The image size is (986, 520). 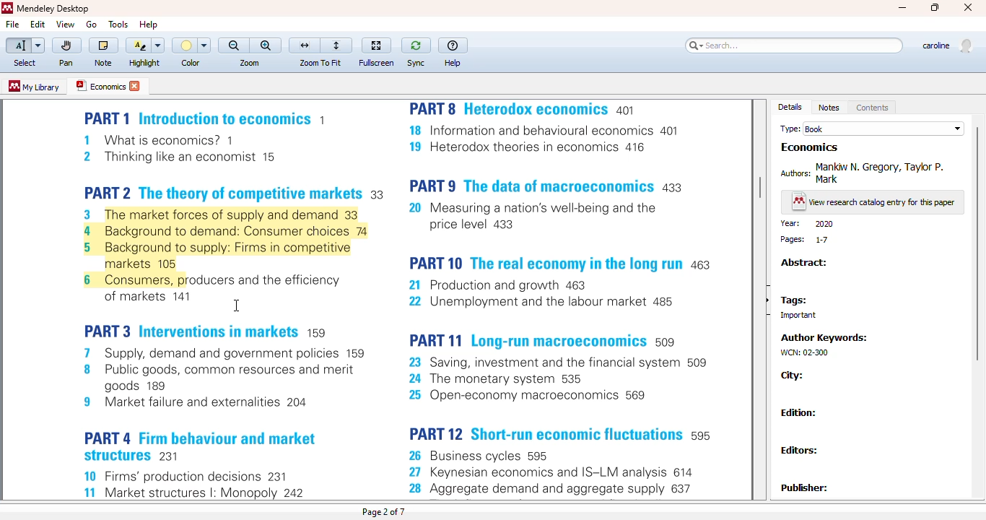 I want to click on economics, so click(x=810, y=147).